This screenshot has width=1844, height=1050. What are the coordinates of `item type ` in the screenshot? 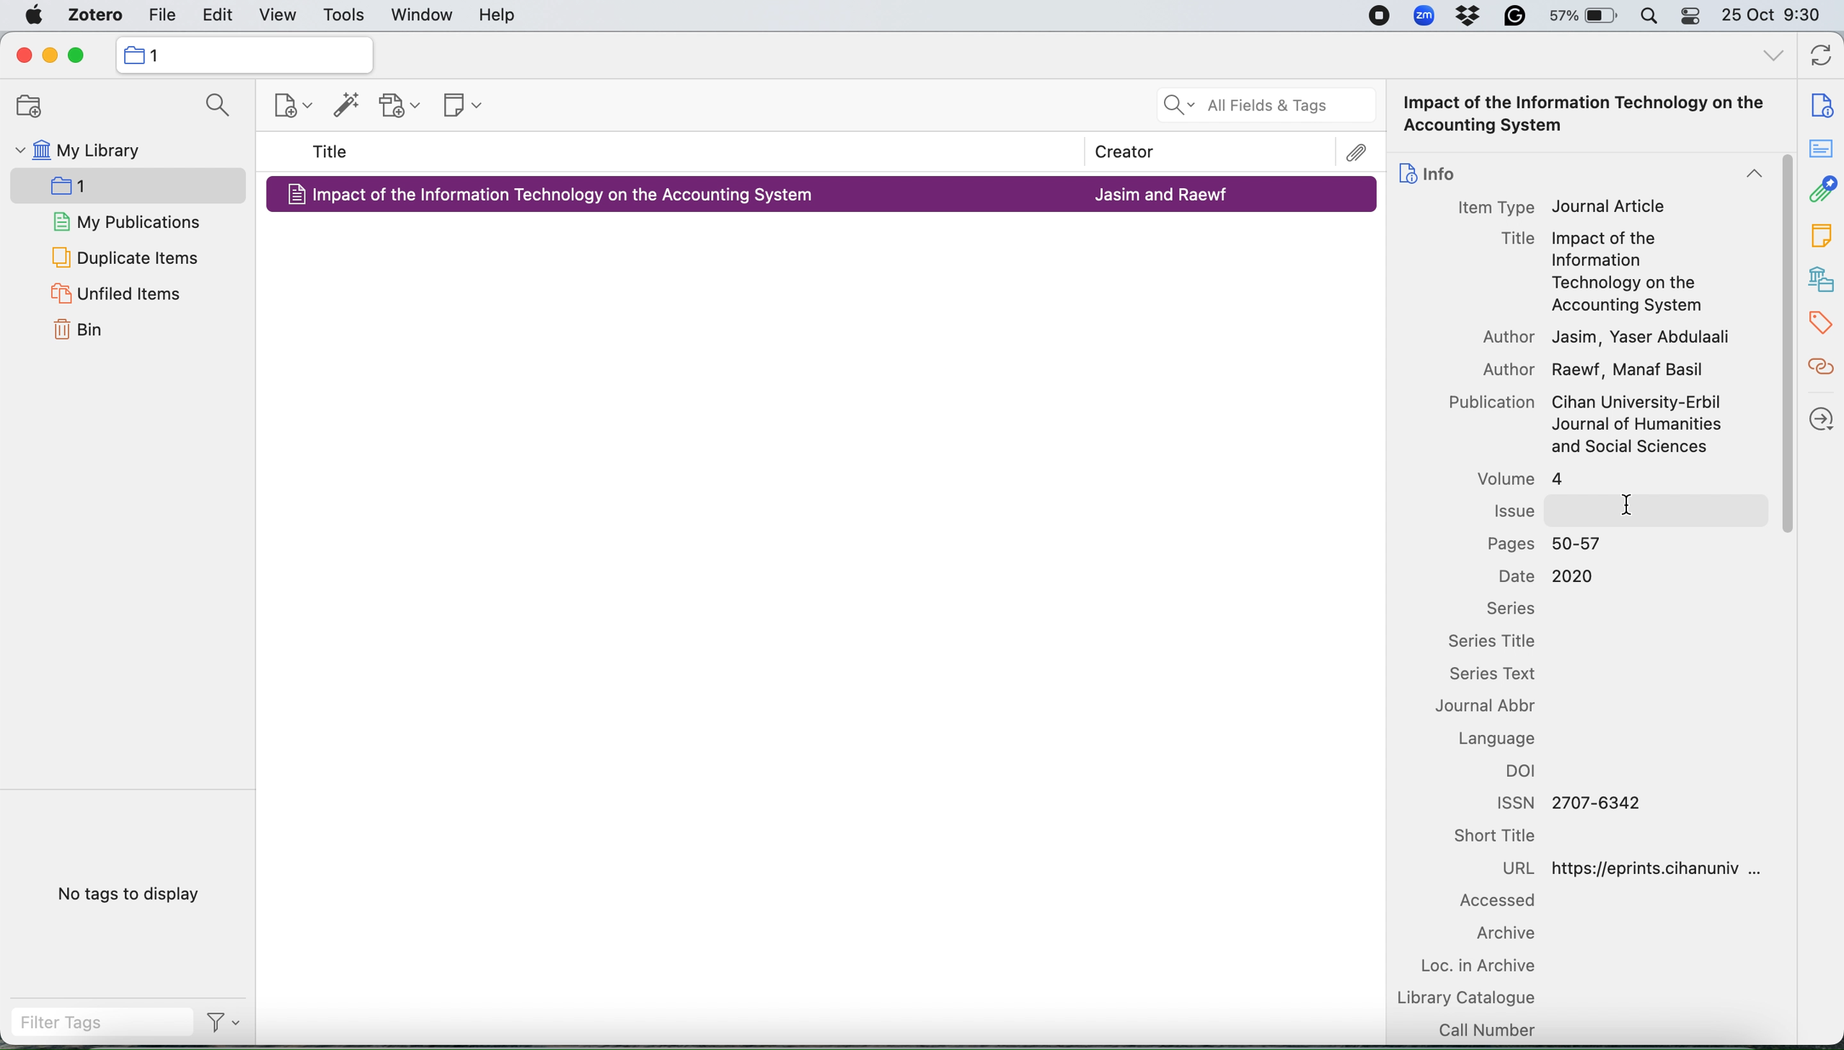 It's located at (1494, 206).